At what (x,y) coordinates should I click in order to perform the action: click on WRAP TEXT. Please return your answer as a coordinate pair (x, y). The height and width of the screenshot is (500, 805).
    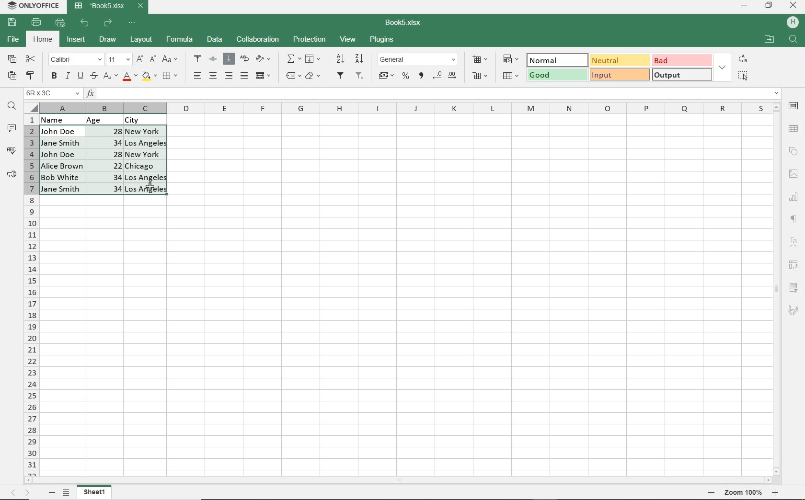
    Looking at the image, I should click on (245, 60).